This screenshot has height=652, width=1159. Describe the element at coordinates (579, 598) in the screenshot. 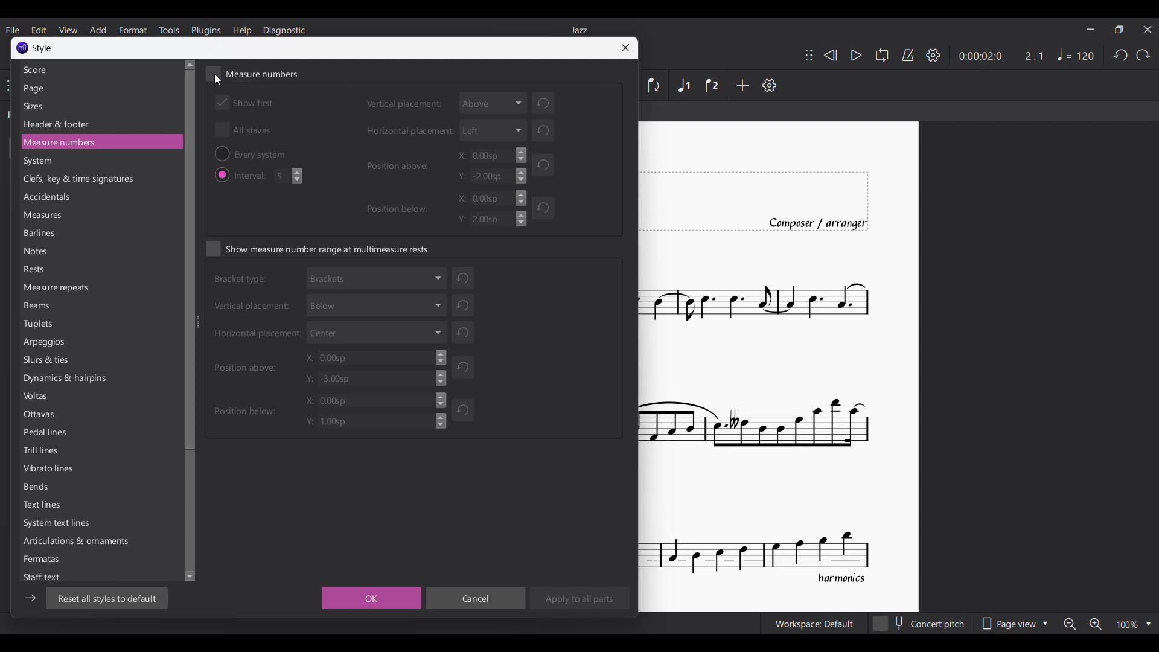

I see `Apply to all parts` at that location.